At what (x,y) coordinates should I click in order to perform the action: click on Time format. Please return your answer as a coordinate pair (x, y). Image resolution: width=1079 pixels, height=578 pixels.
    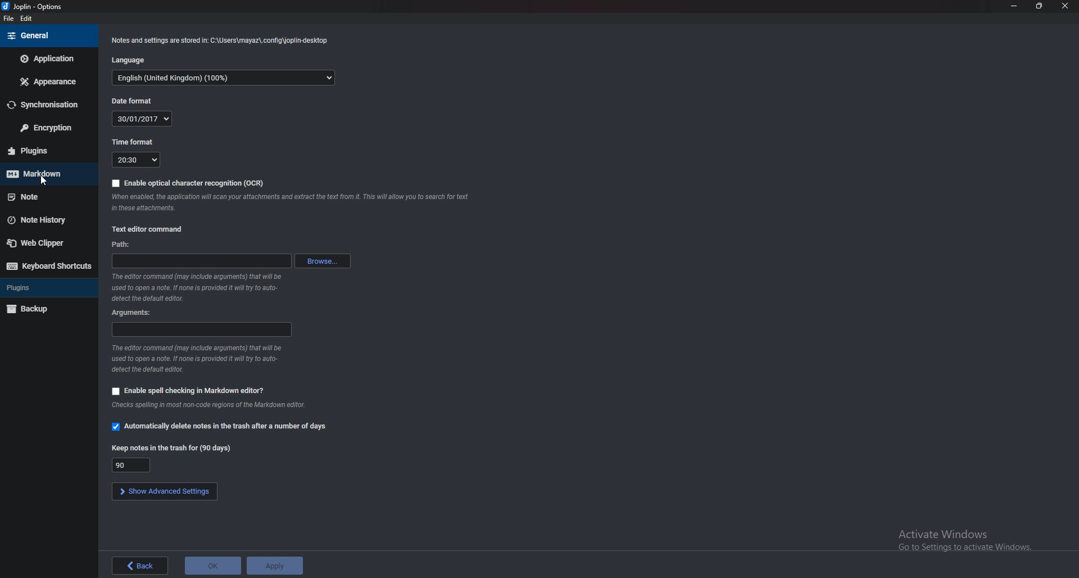
    Looking at the image, I should click on (134, 142).